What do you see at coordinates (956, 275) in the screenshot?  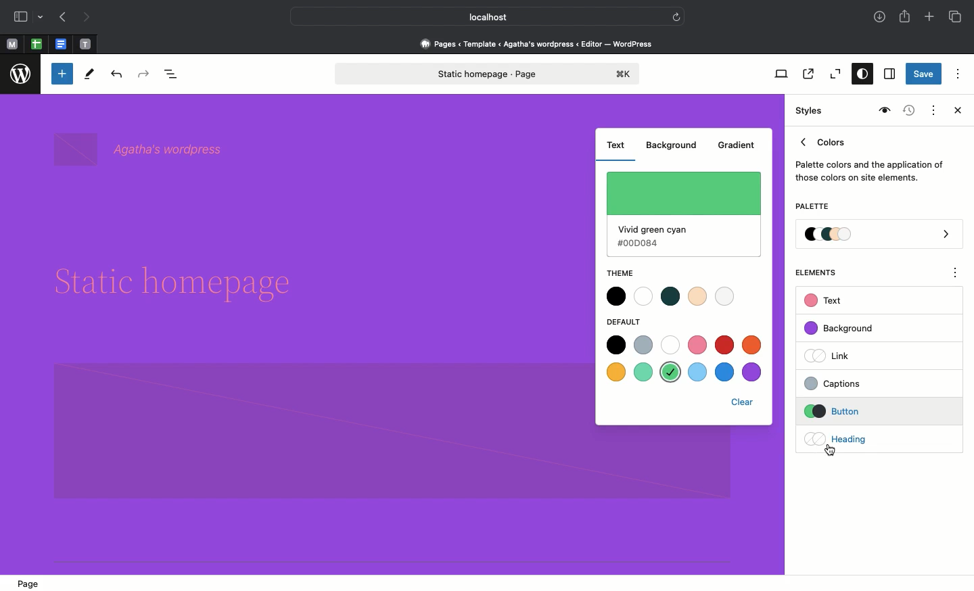 I see `options` at bounding box center [956, 275].